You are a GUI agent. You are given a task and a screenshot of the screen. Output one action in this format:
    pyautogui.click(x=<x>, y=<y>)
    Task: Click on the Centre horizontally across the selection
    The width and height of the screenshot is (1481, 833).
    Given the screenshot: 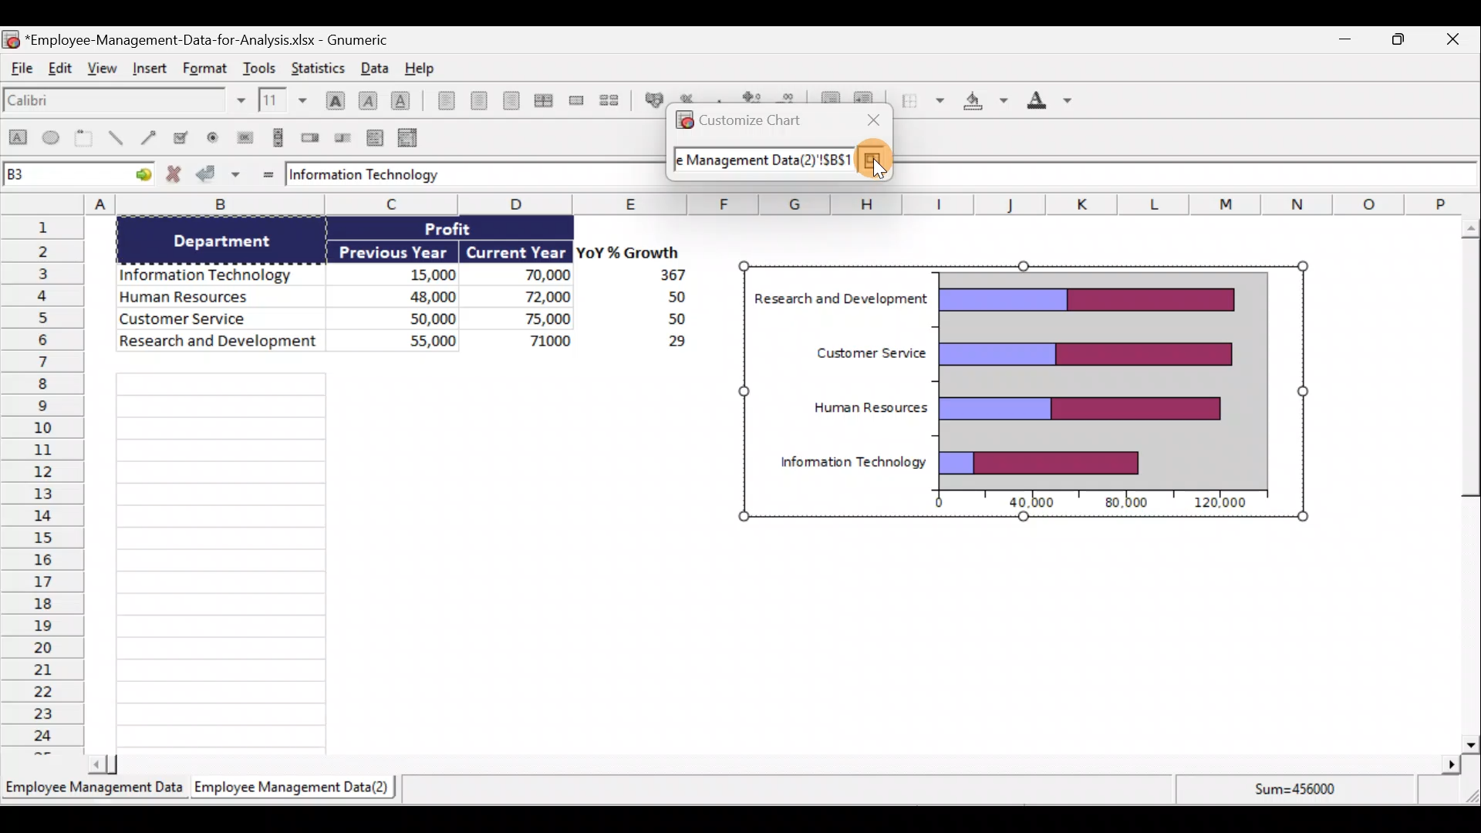 What is the action you would take?
    pyautogui.click(x=543, y=98)
    